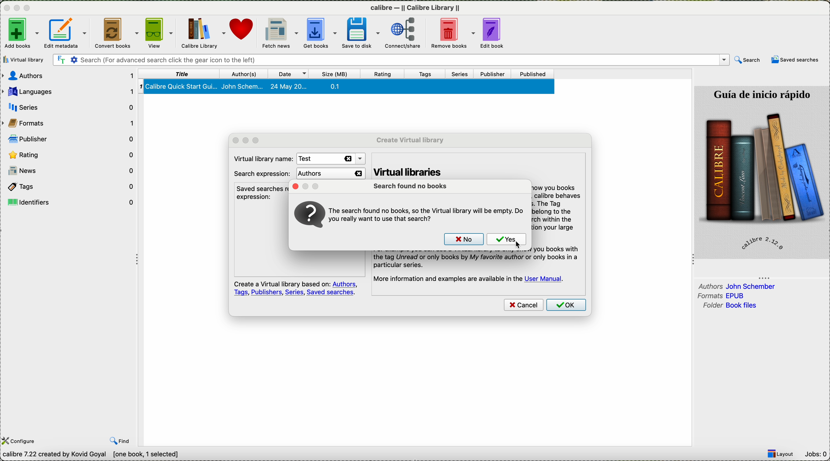 The image size is (830, 461). I want to click on formats, so click(724, 296).